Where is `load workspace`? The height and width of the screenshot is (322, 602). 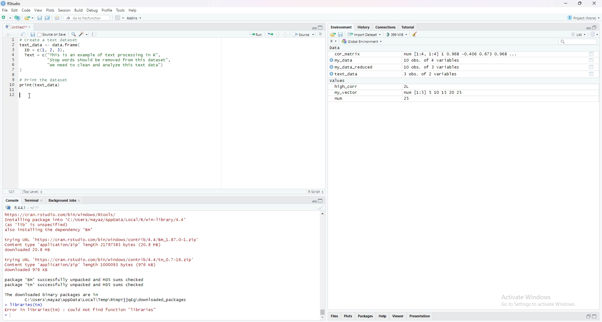 load workspace is located at coordinates (332, 35).